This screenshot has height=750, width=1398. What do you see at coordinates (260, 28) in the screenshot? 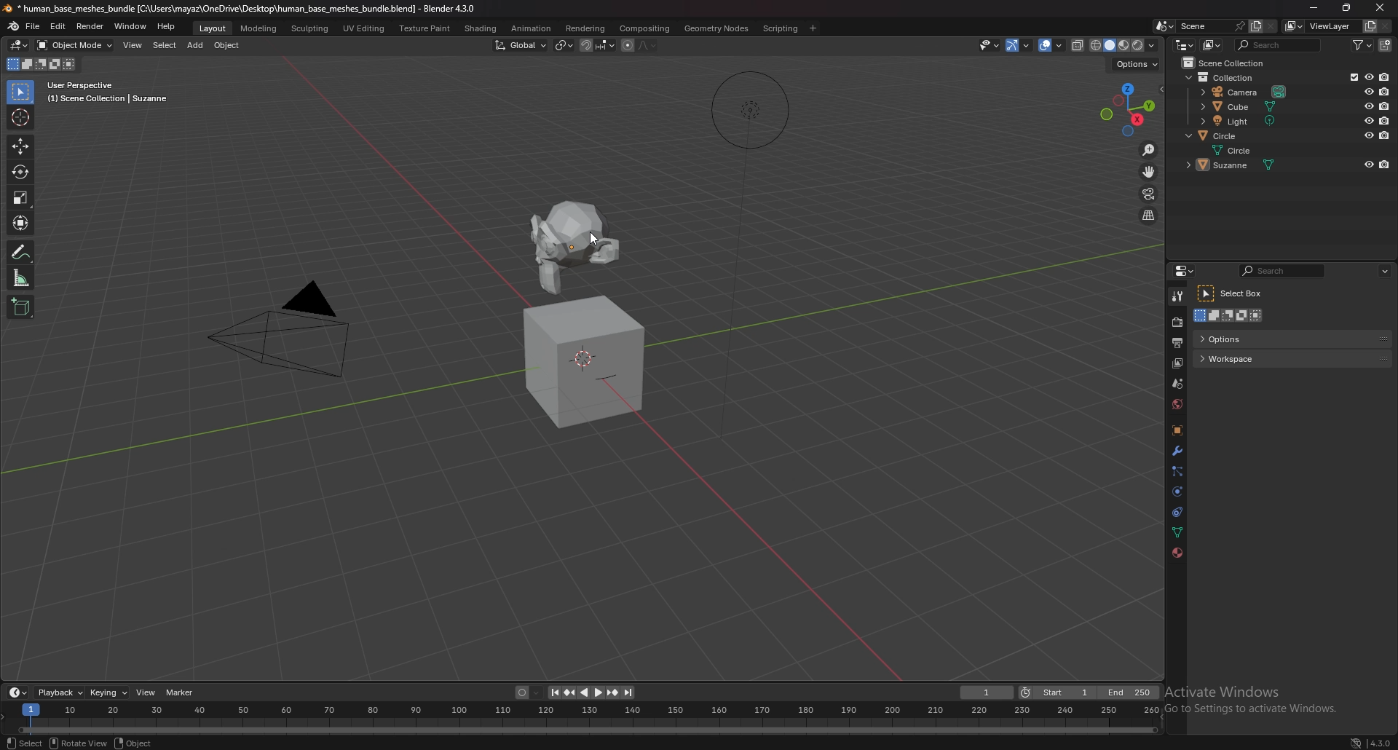
I see `modeling` at bounding box center [260, 28].